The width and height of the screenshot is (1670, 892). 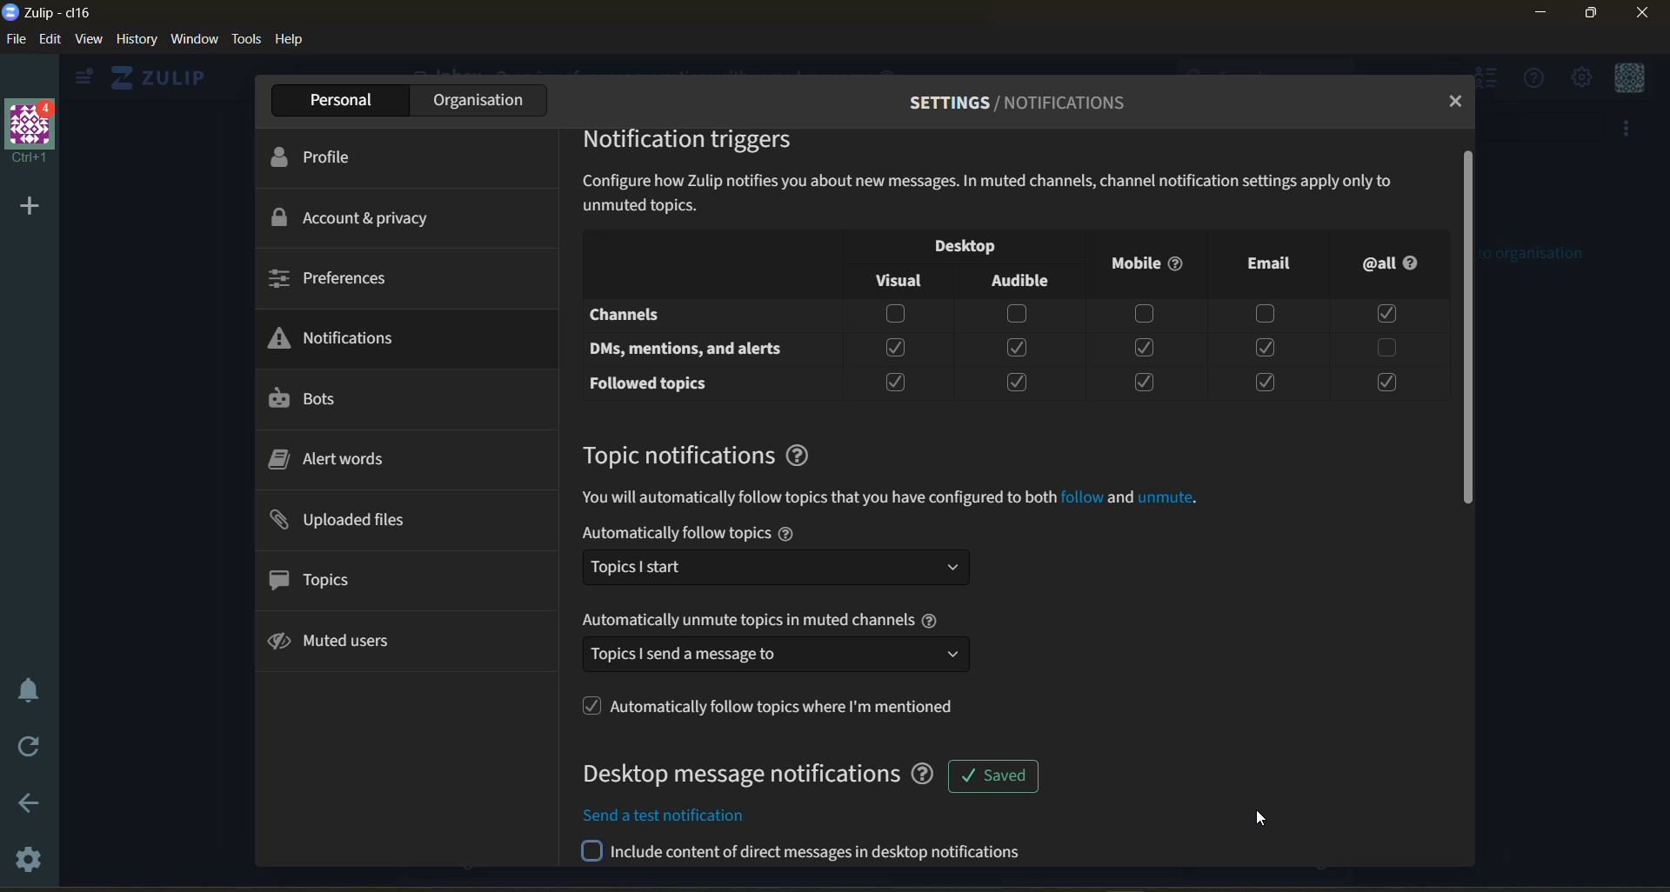 What do you see at coordinates (342, 336) in the screenshot?
I see `notifications` at bounding box center [342, 336].